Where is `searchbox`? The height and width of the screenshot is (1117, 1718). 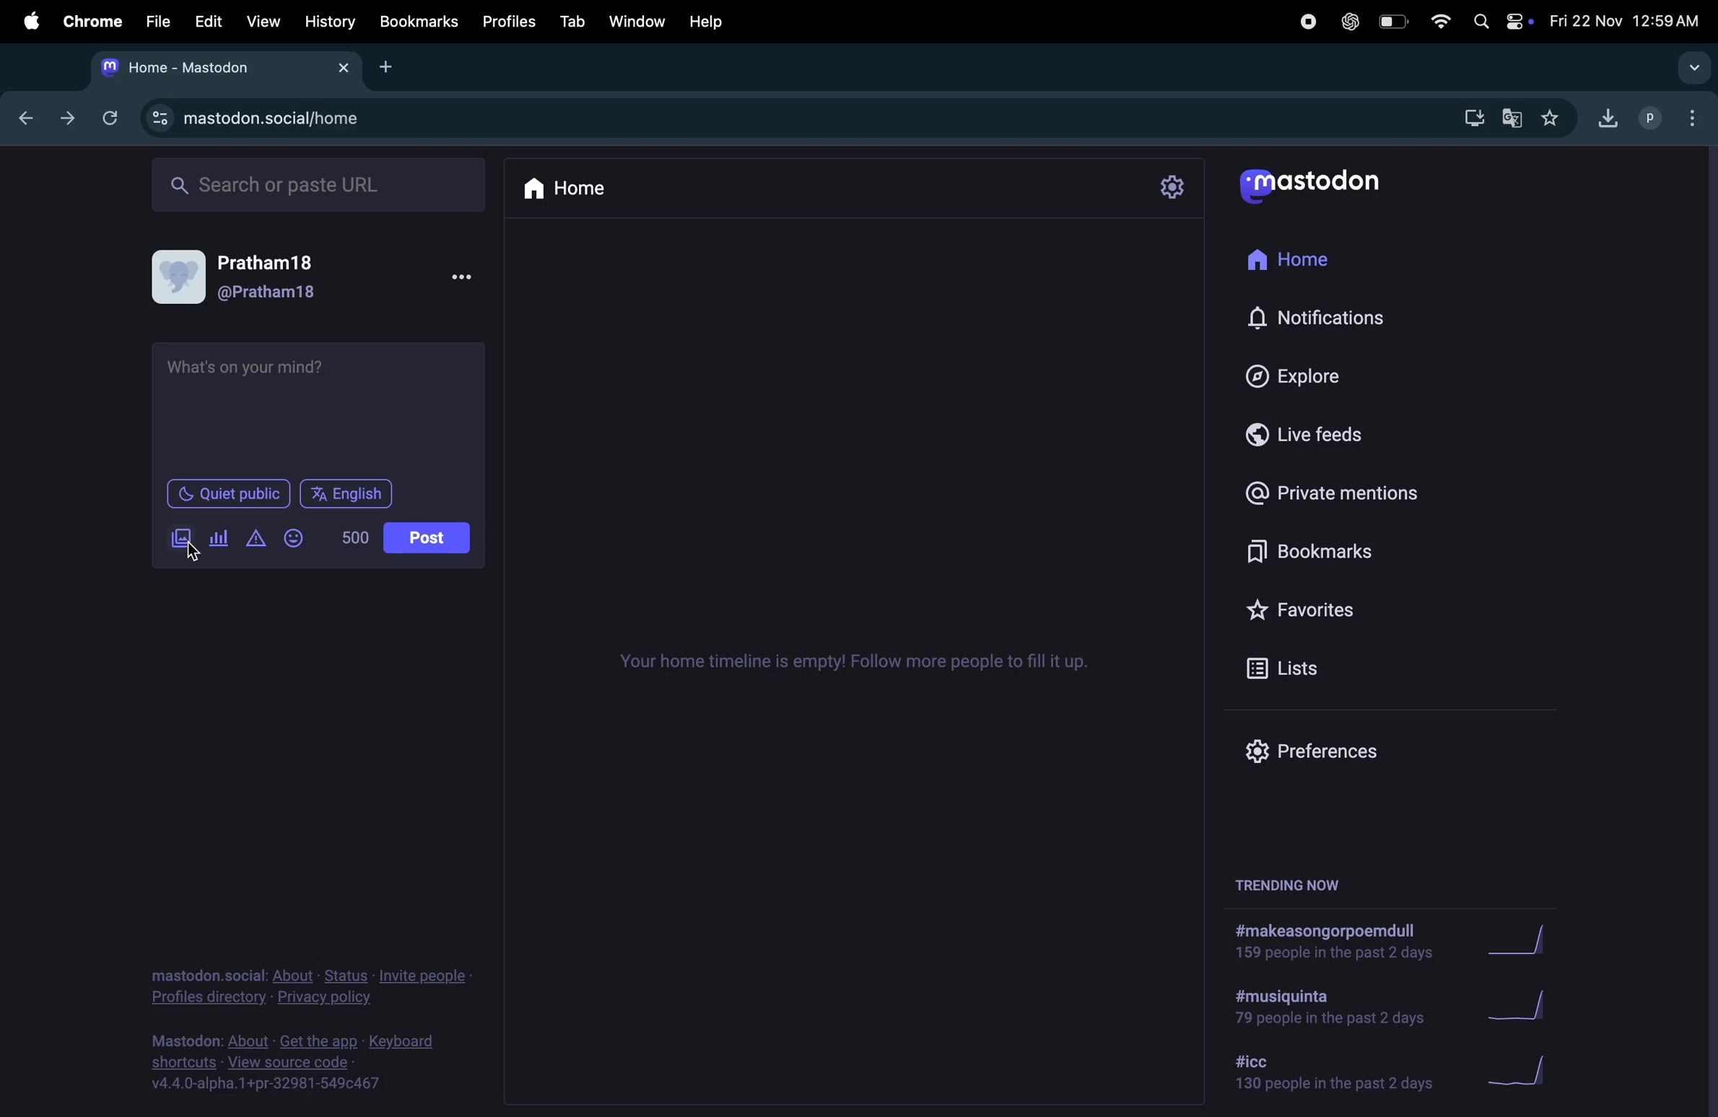
searchbox is located at coordinates (329, 186).